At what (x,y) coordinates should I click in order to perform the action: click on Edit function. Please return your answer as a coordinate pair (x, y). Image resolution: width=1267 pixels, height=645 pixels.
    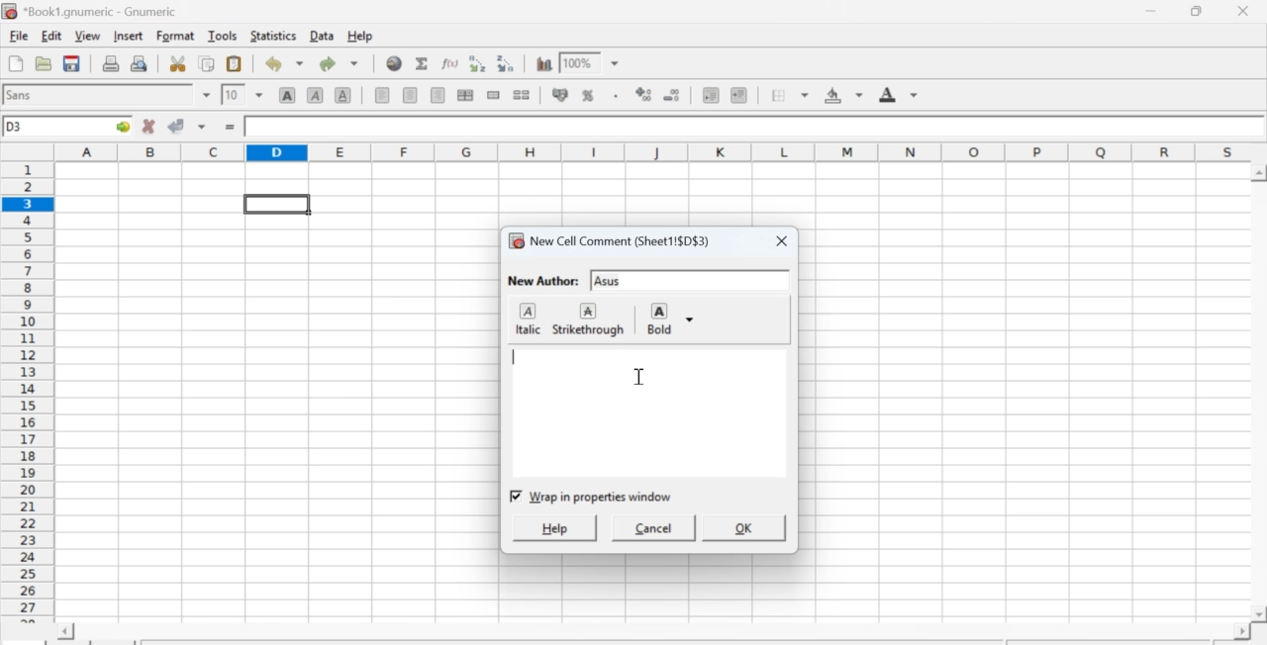
    Looking at the image, I should click on (449, 66).